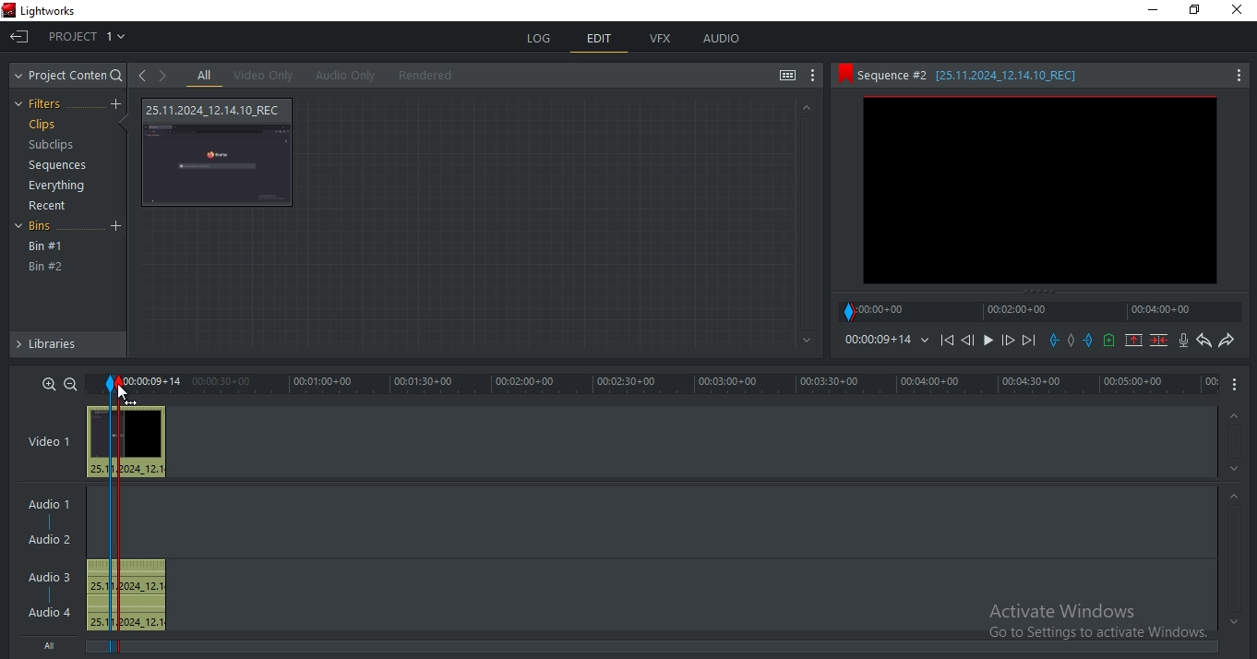 Image resolution: width=1257 pixels, height=659 pixels. What do you see at coordinates (205, 76) in the screenshot?
I see `all` at bounding box center [205, 76].